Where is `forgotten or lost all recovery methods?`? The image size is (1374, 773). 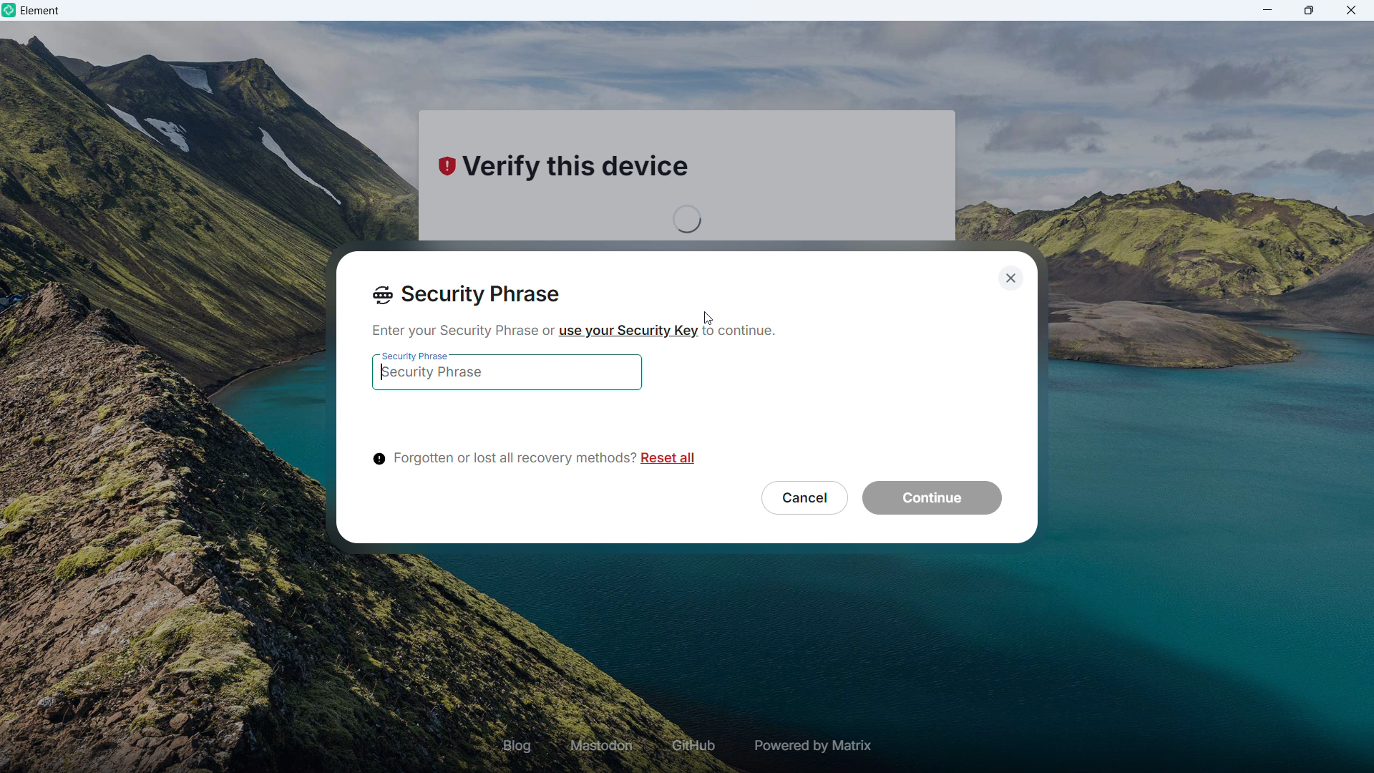 forgotten or lost all recovery methods? is located at coordinates (501, 460).